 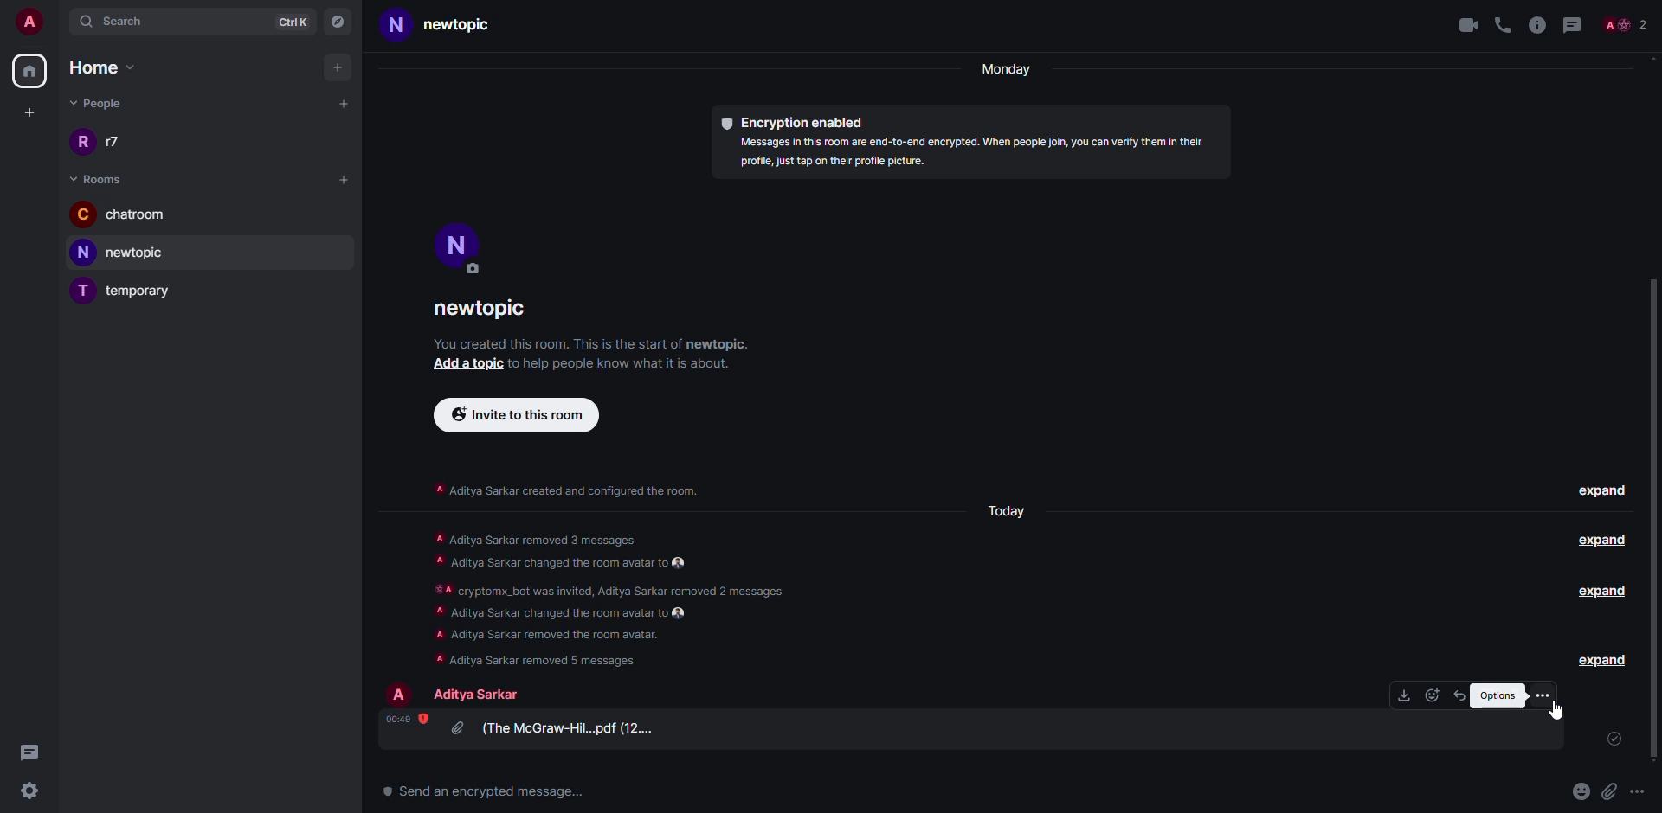 I want to click on expand, so click(x=1607, y=492).